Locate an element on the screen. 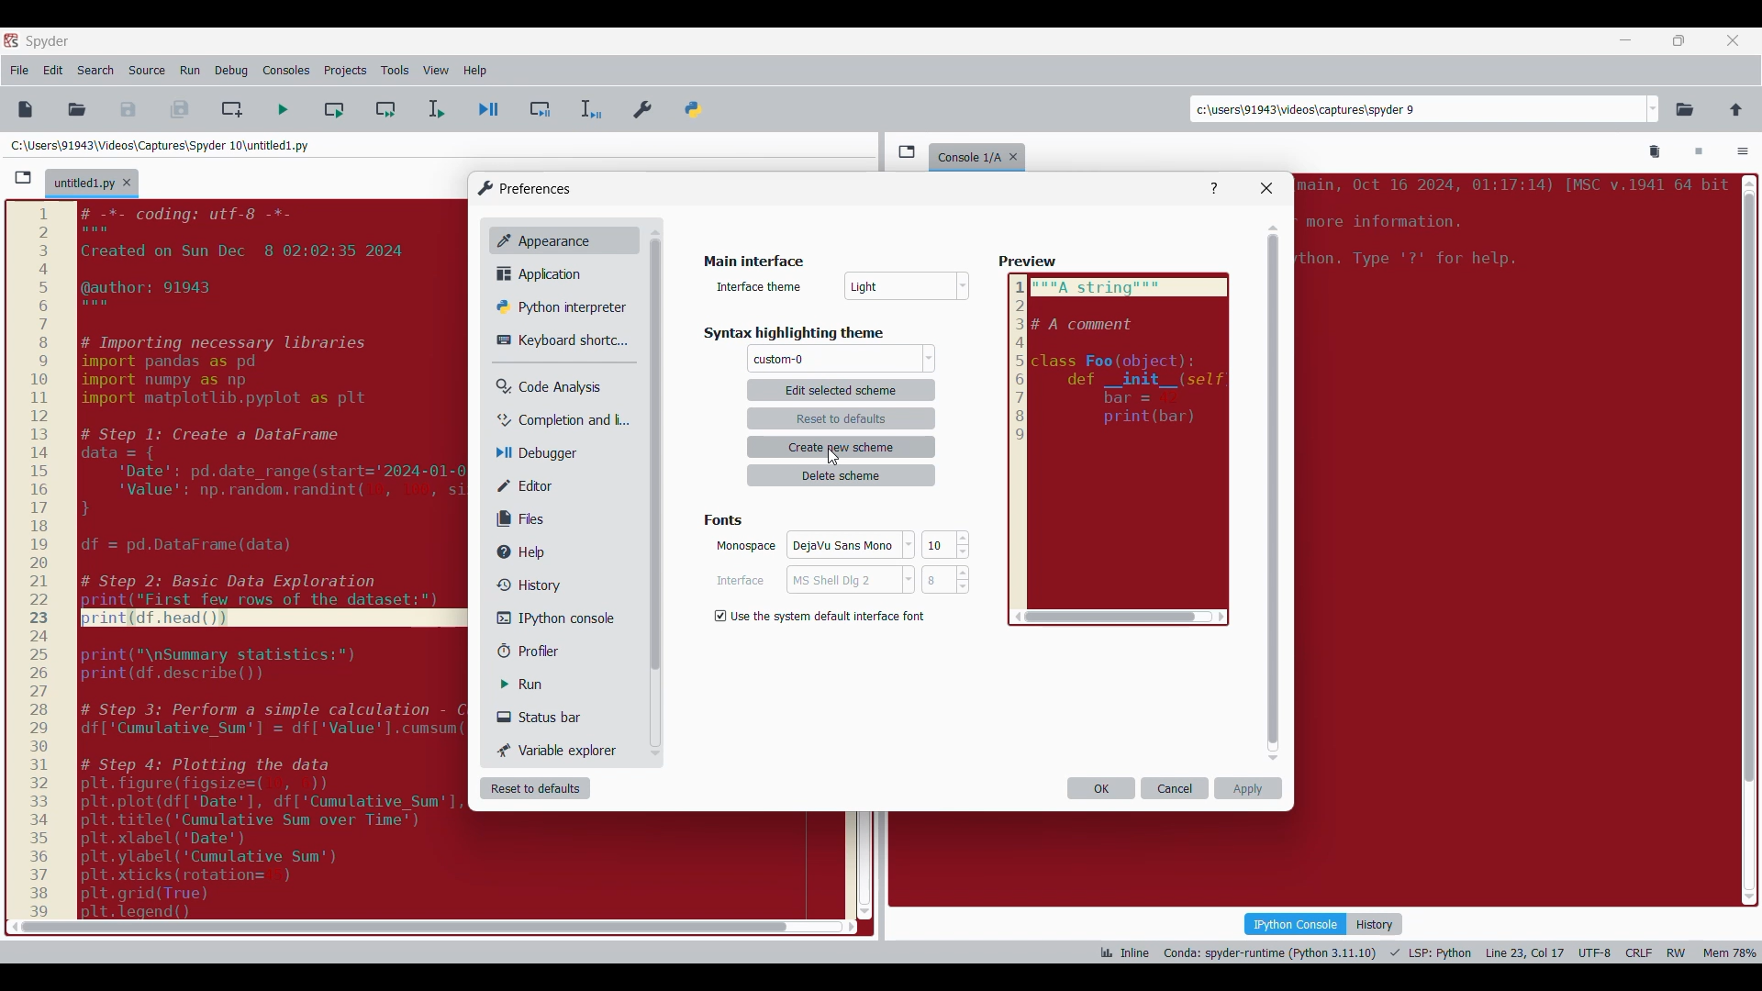 The height and width of the screenshot is (991, 1762). scroll bar is located at coordinates (1746, 535).